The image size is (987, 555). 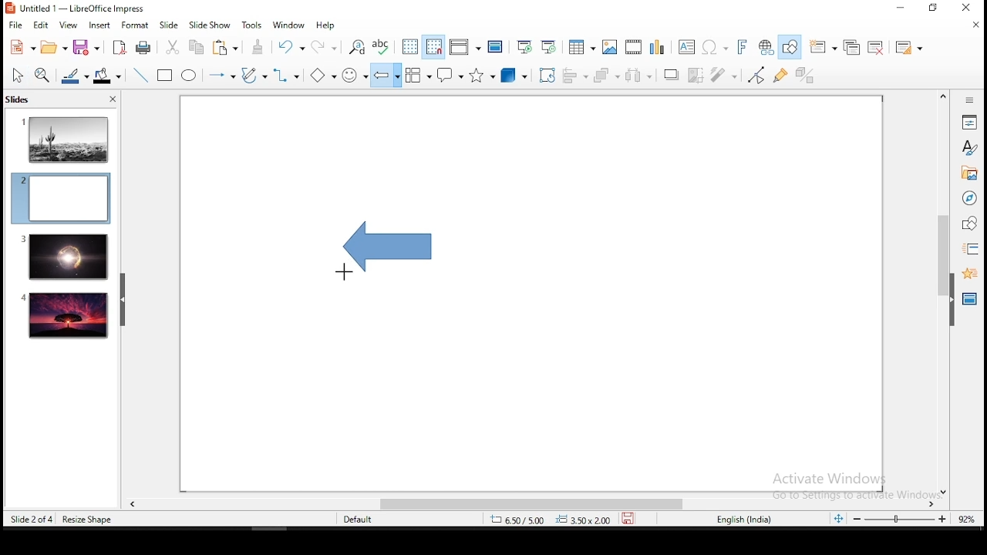 I want to click on slides, so click(x=22, y=101).